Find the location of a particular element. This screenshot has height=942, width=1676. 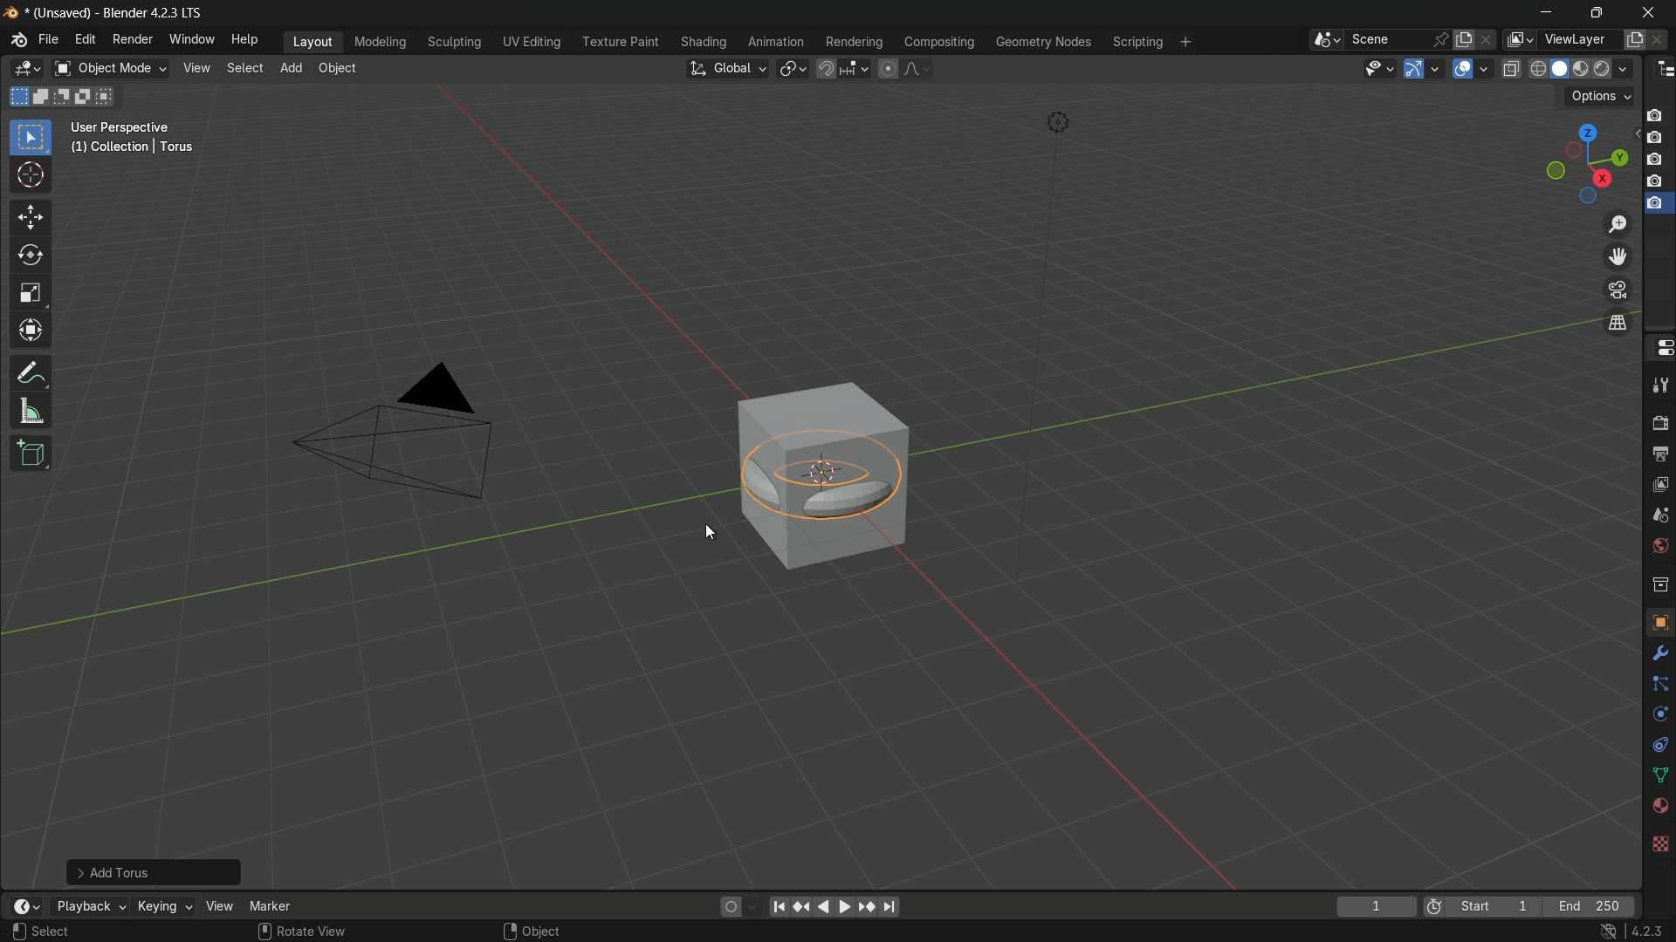

particle is located at coordinates (1659, 686).